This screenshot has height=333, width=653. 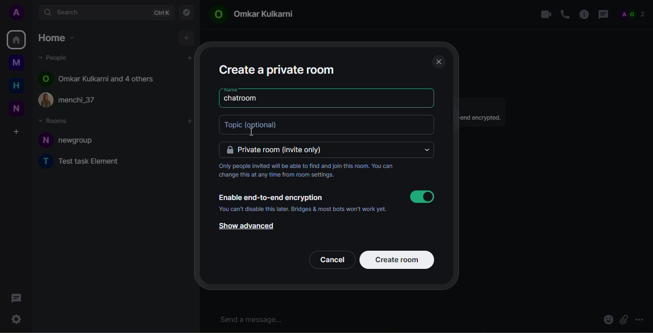 What do you see at coordinates (70, 11) in the screenshot?
I see `search` at bounding box center [70, 11].